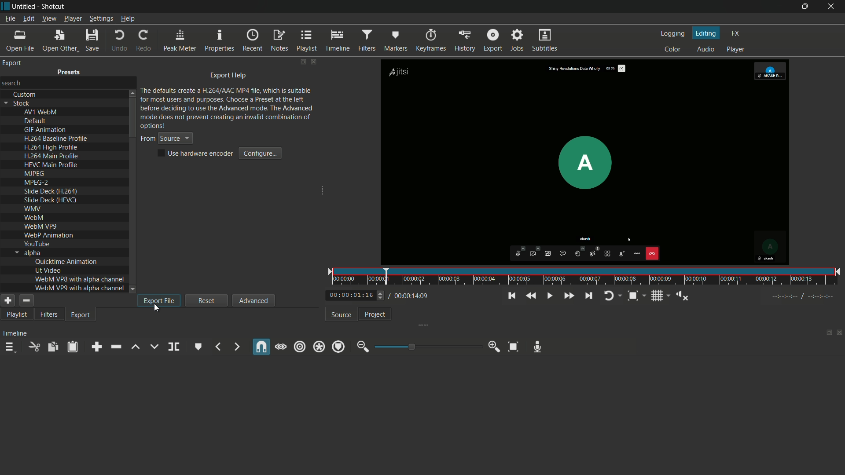 Image resolution: width=845 pixels, height=475 pixels. What do you see at coordinates (706, 33) in the screenshot?
I see `editing` at bounding box center [706, 33].